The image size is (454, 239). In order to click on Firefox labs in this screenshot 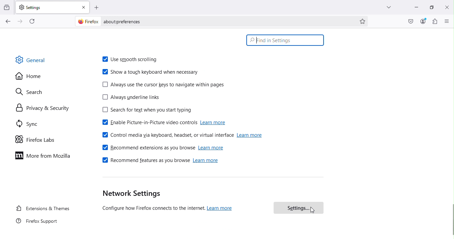, I will do `click(36, 140)`.